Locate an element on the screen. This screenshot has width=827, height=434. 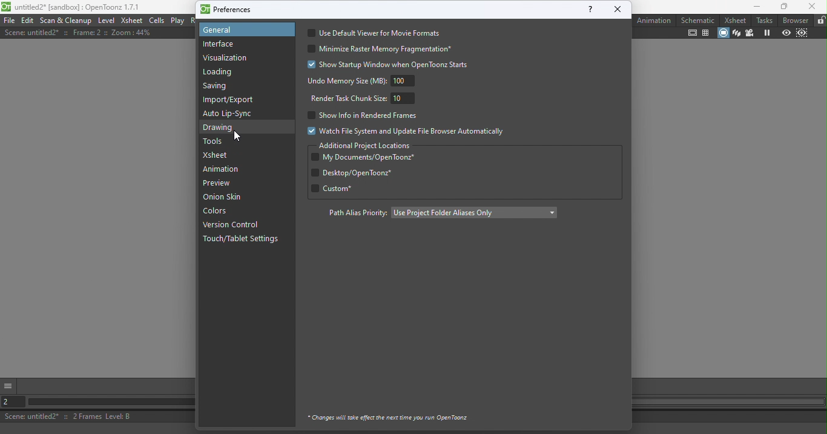
Drawing is located at coordinates (222, 128).